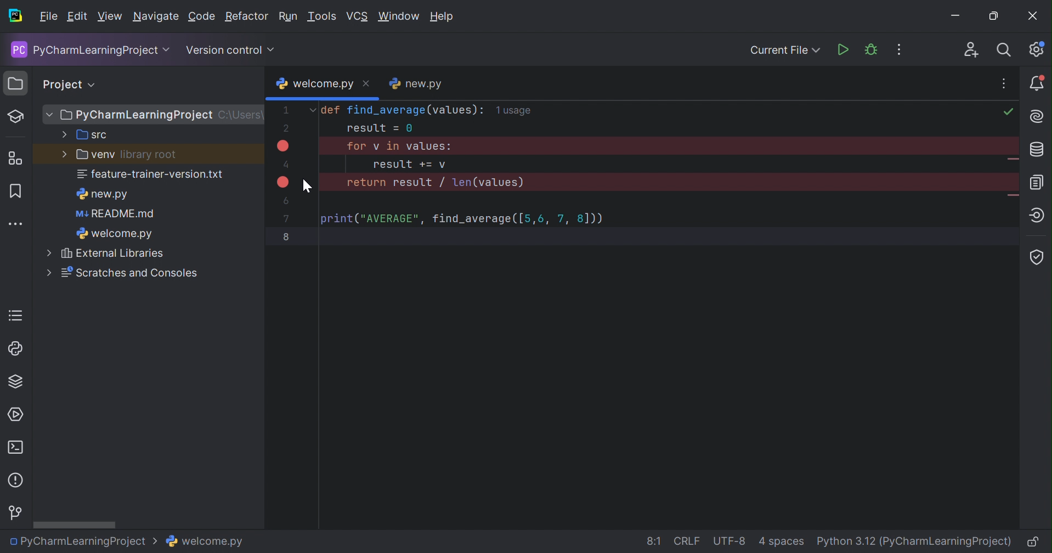 The width and height of the screenshot is (1052, 553). I want to click on welcome.py, so click(207, 543).